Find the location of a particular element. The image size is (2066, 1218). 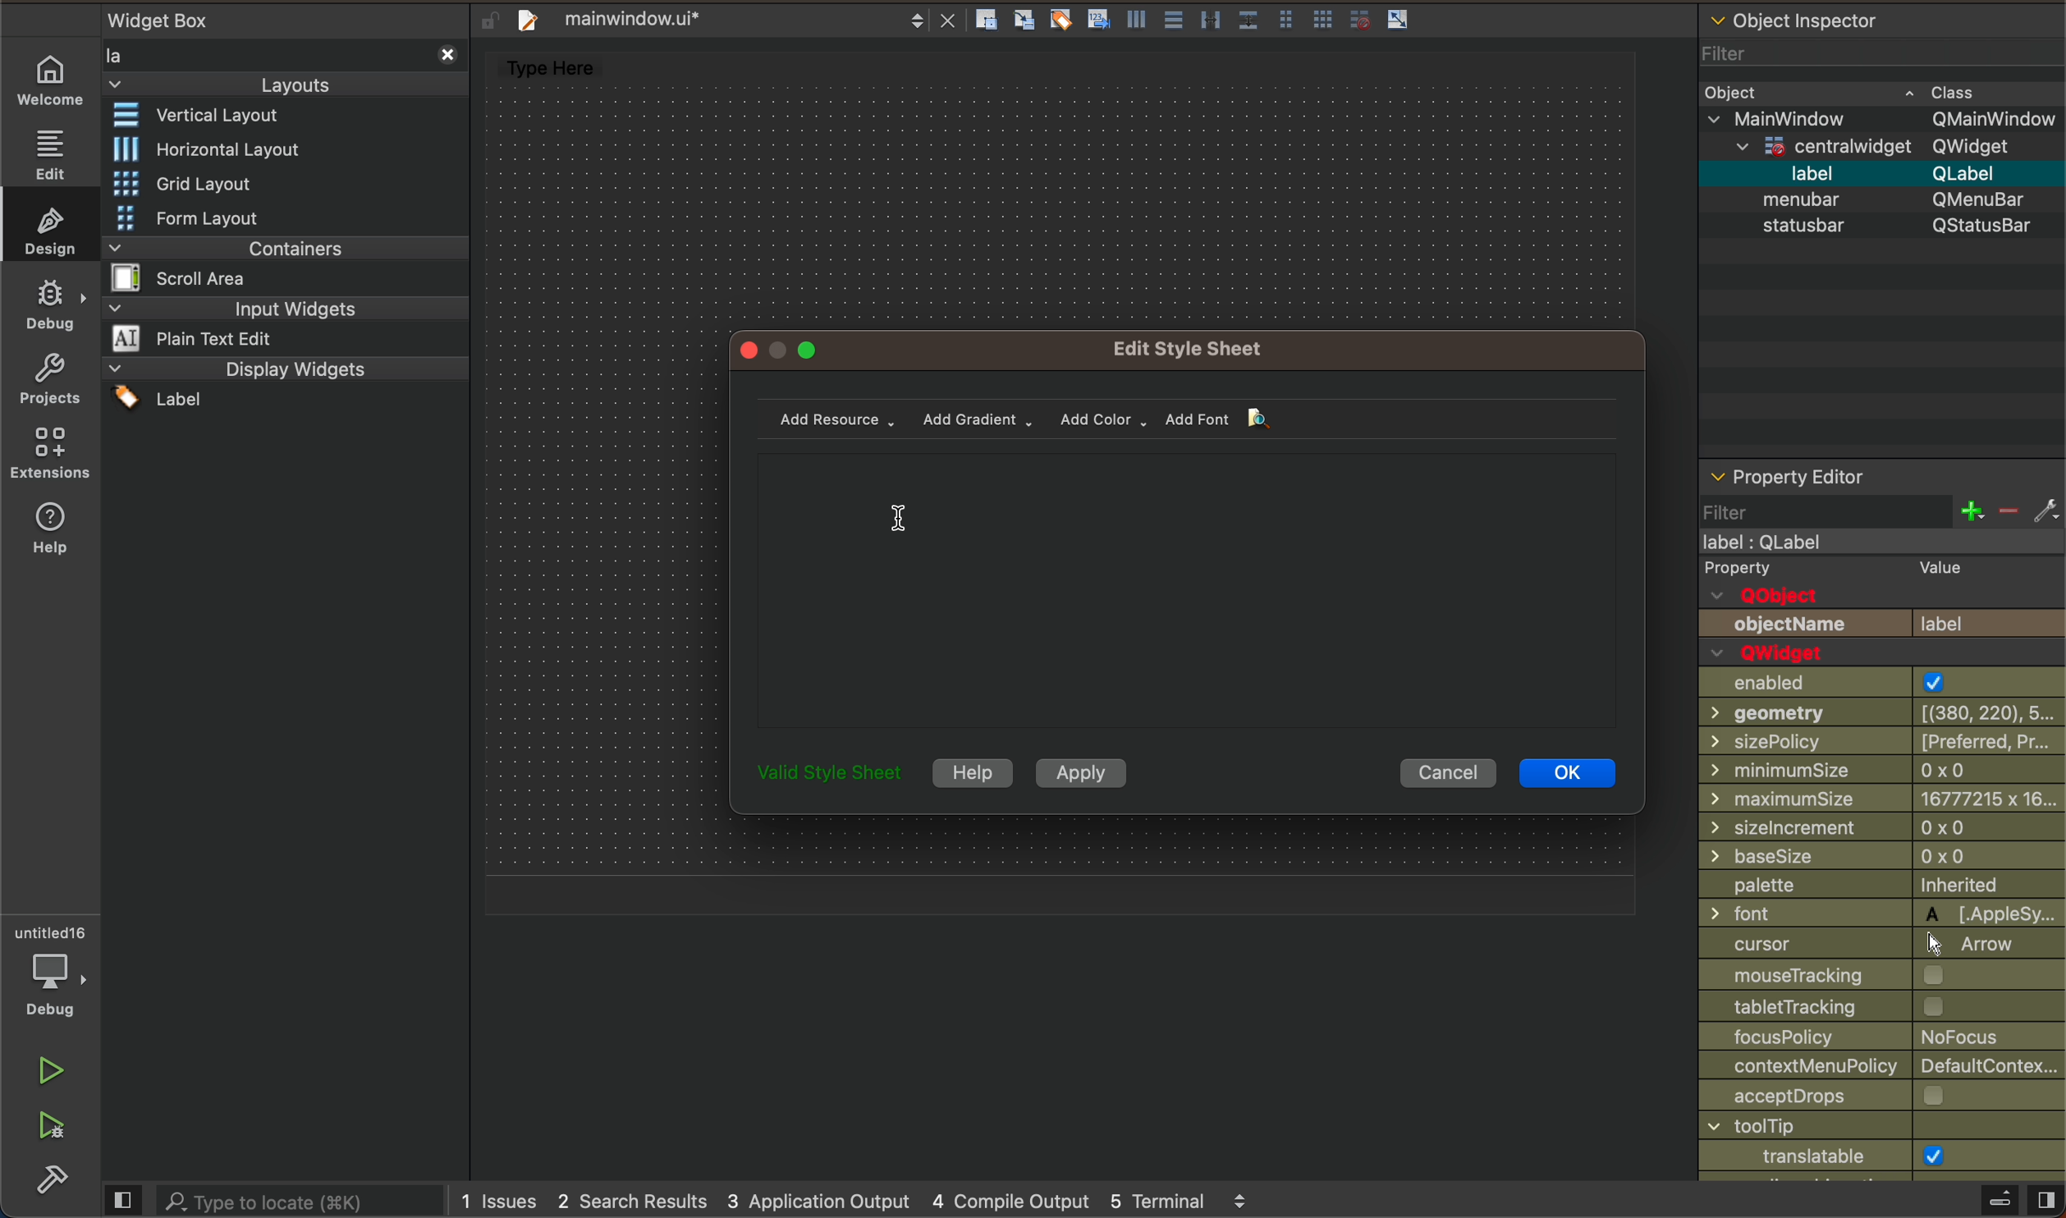

display widgets is located at coordinates (286, 387).